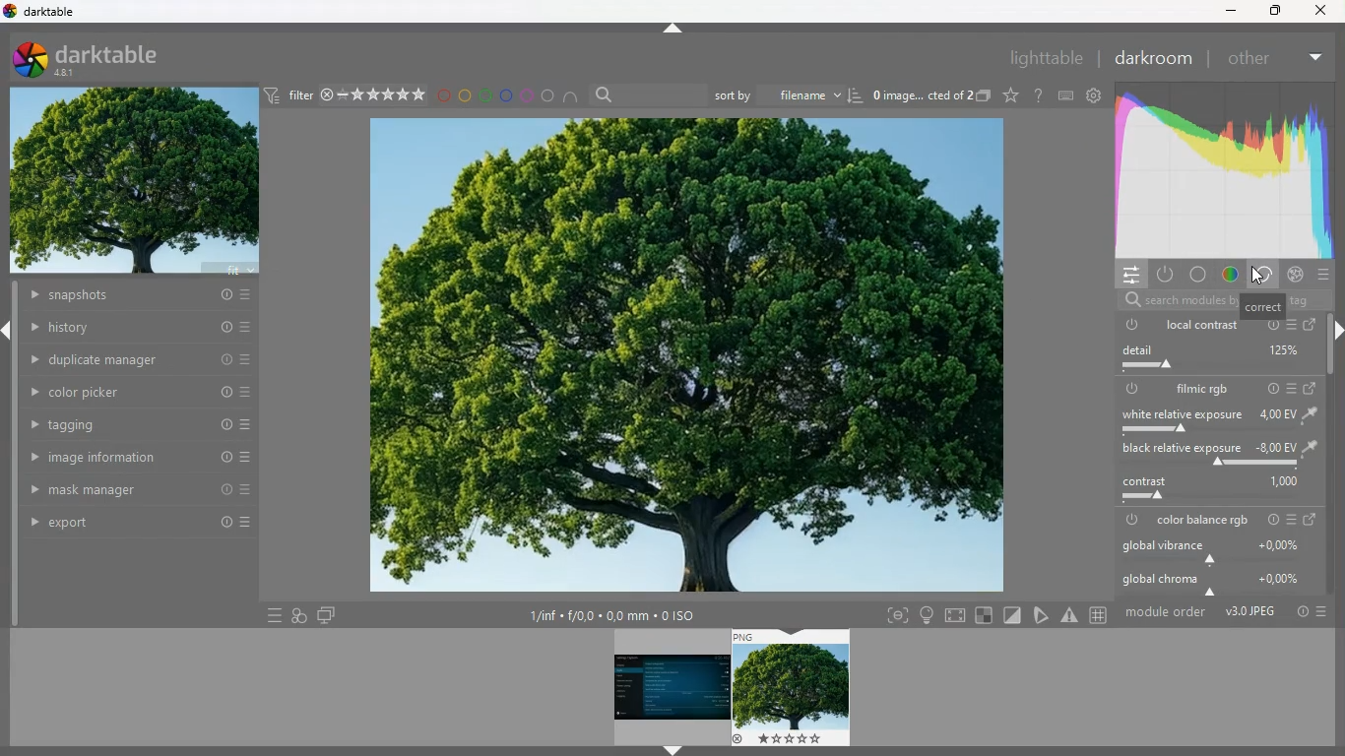  I want to click on duplicate manager, so click(145, 359).